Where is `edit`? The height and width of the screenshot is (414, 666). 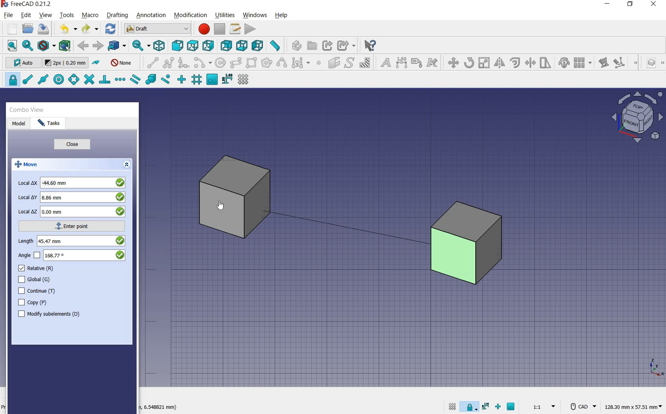 edit is located at coordinates (603, 62).